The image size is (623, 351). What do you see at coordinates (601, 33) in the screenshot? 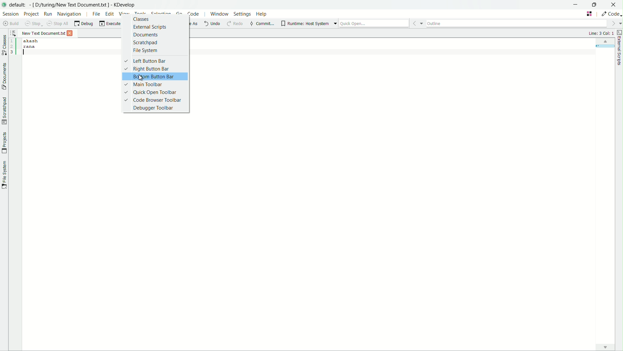
I see `lines and columns` at bounding box center [601, 33].